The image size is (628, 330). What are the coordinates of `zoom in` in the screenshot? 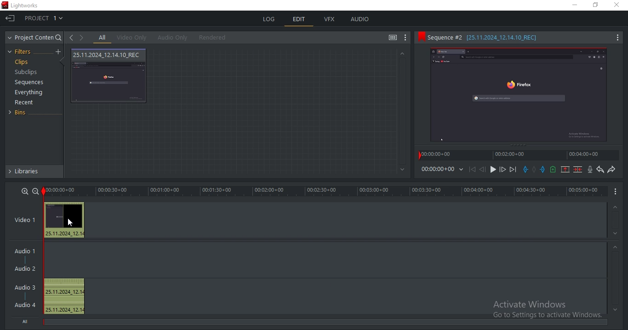 It's located at (24, 191).